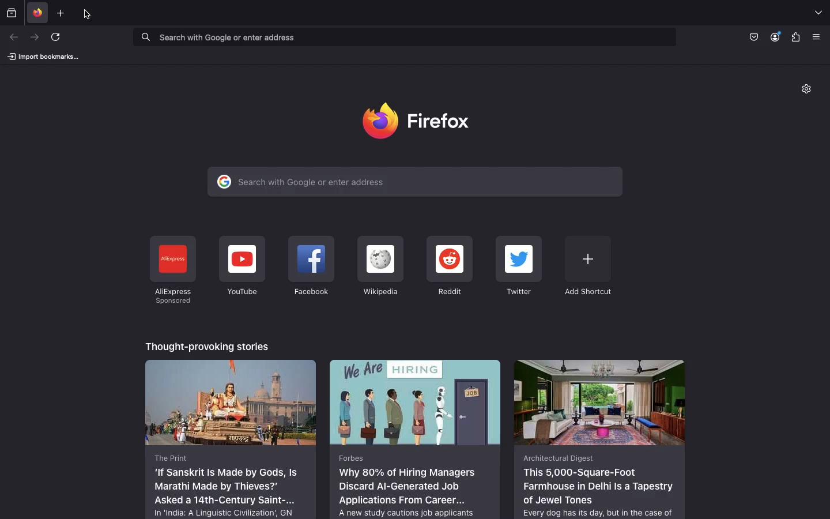  I want to click on Open application menu, so click(820, 37).